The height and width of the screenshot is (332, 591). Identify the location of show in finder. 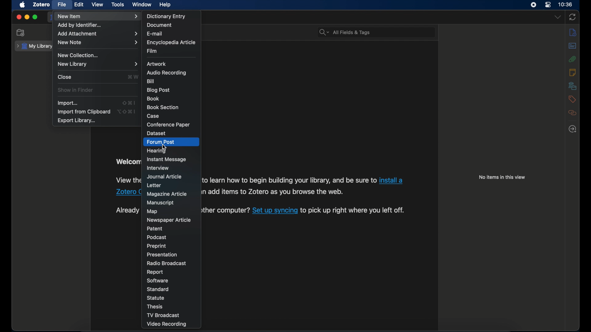
(76, 90).